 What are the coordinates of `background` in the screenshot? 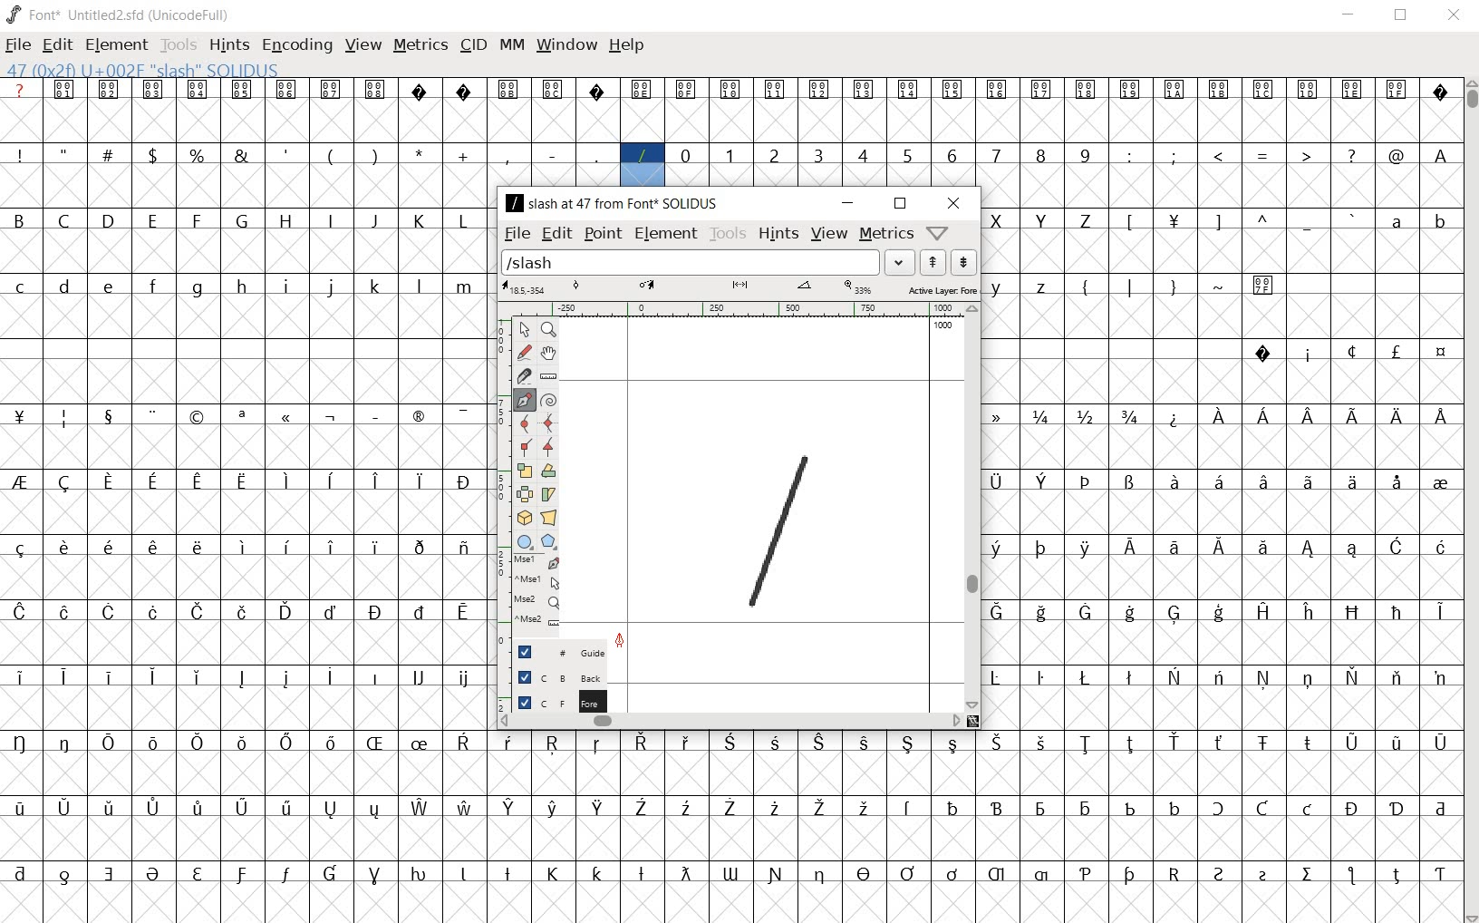 It's located at (553, 675).